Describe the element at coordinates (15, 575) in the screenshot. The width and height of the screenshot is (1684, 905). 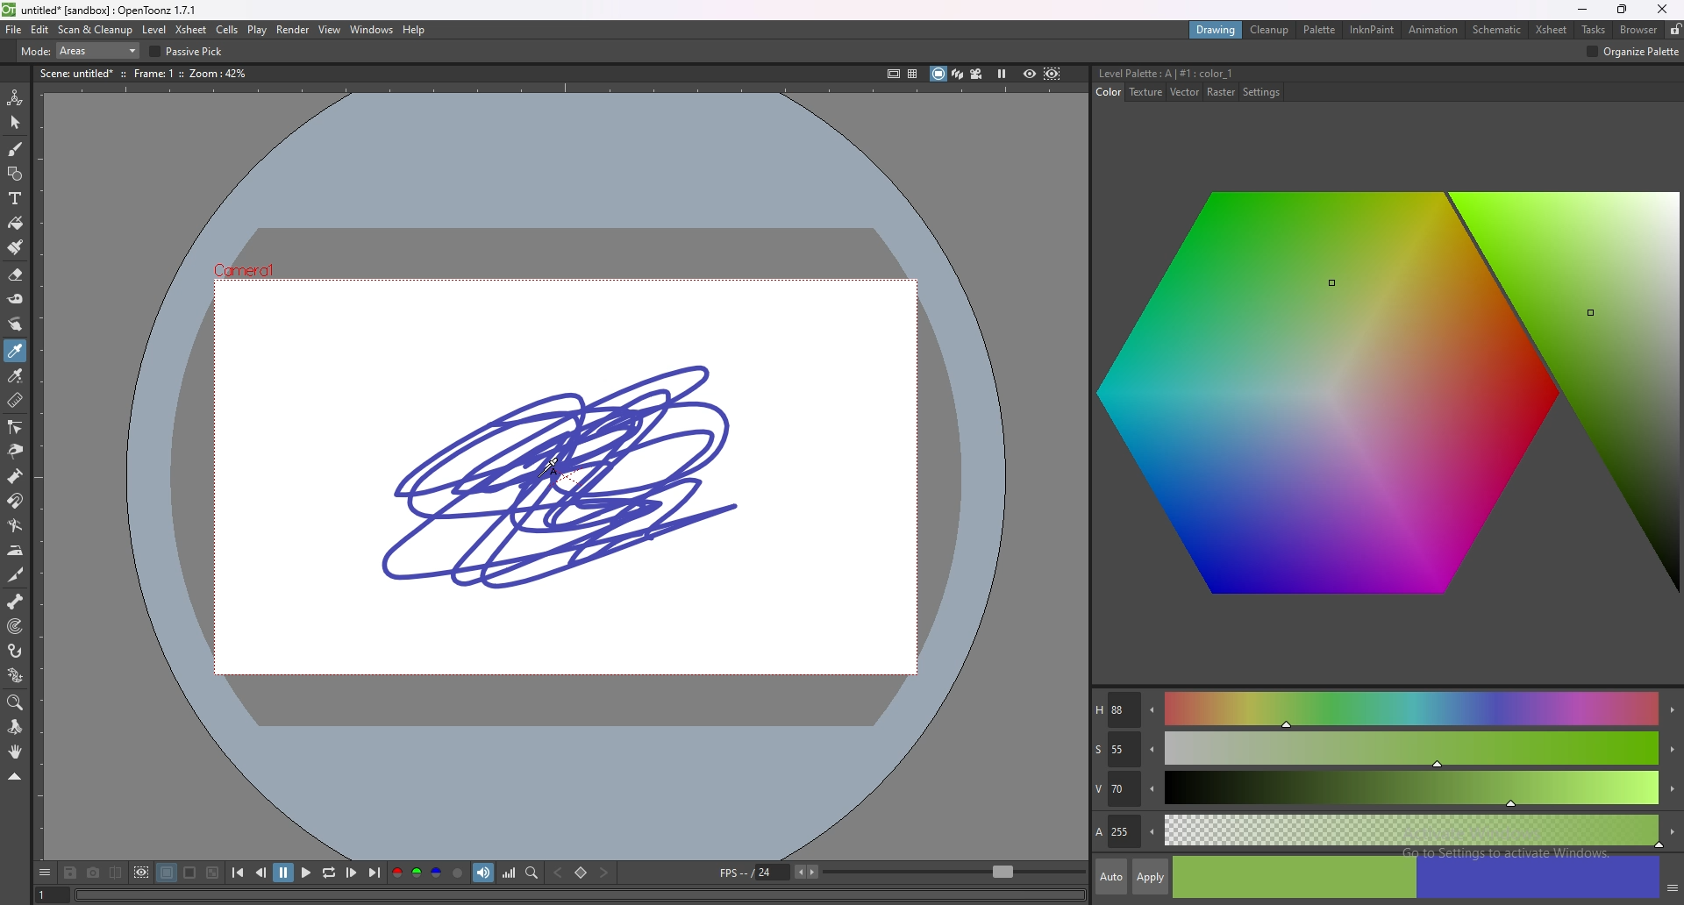
I see `cutter tool` at that location.